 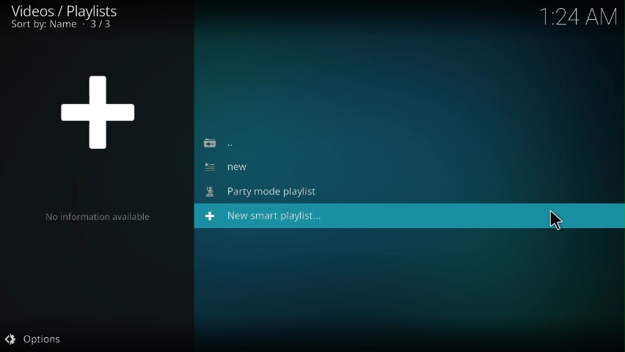 I want to click on videos, so click(x=67, y=10).